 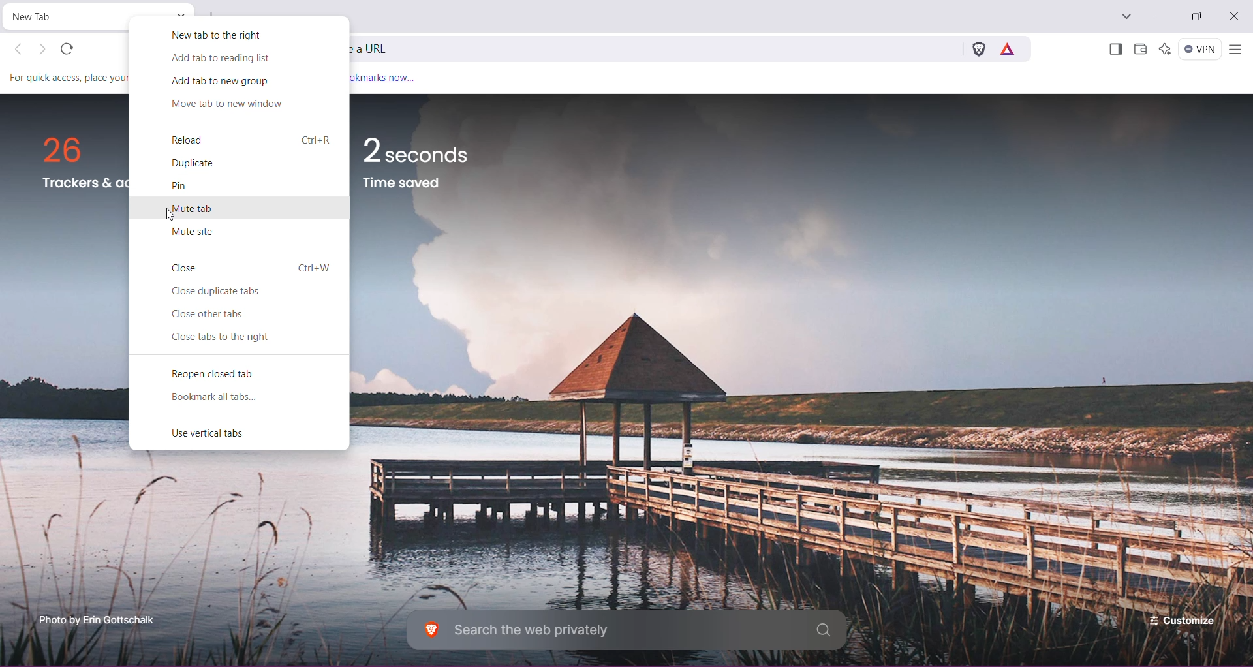 I want to click on Mute tab, so click(x=240, y=209).